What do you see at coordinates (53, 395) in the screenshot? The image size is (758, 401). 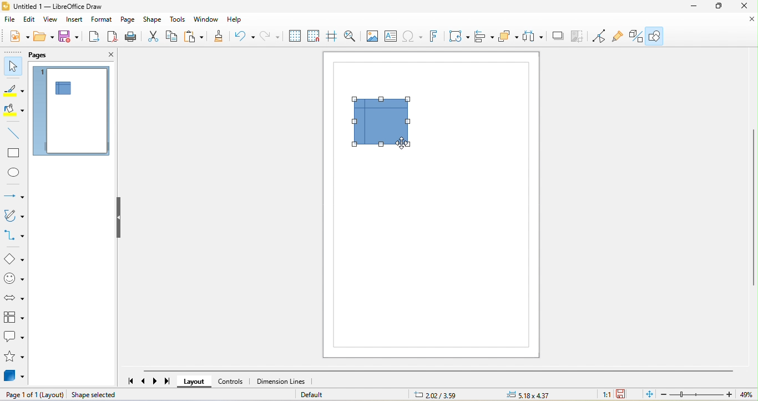 I see `(layout)` at bounding box center [53, 395].